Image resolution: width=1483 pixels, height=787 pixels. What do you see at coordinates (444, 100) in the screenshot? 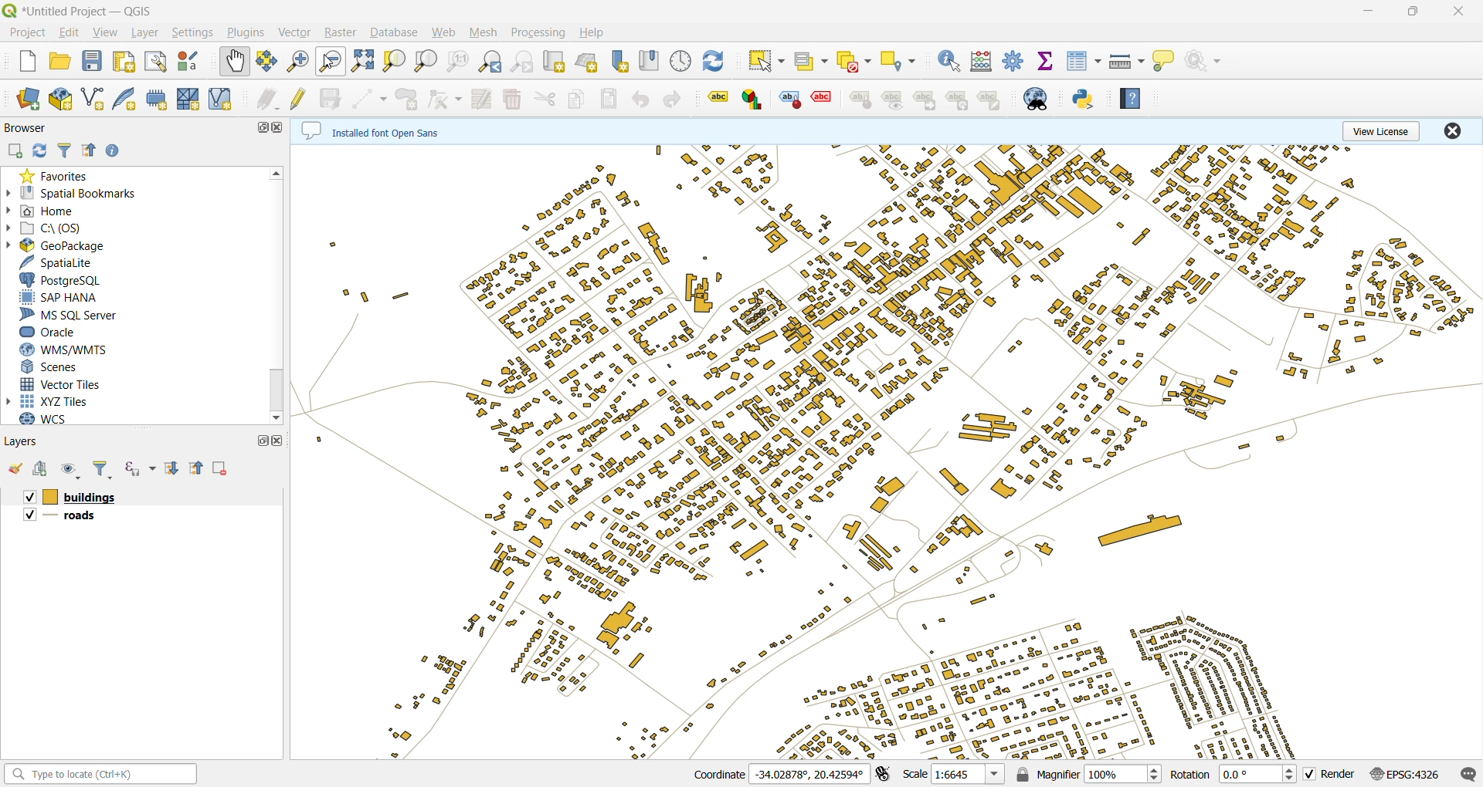
I see `vertex tool` at bounding box center [444, 100].